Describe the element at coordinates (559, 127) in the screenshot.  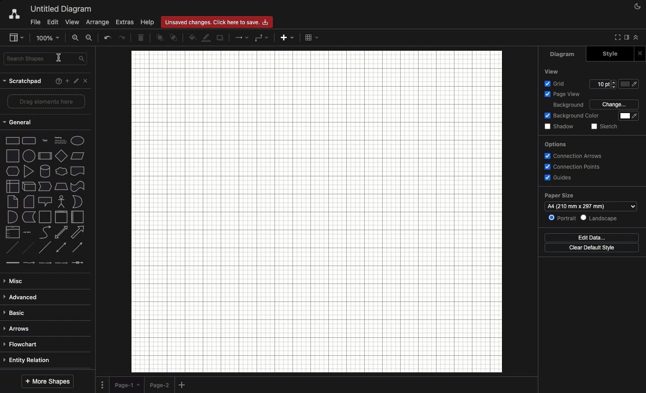
I see `Shadow` at that location.